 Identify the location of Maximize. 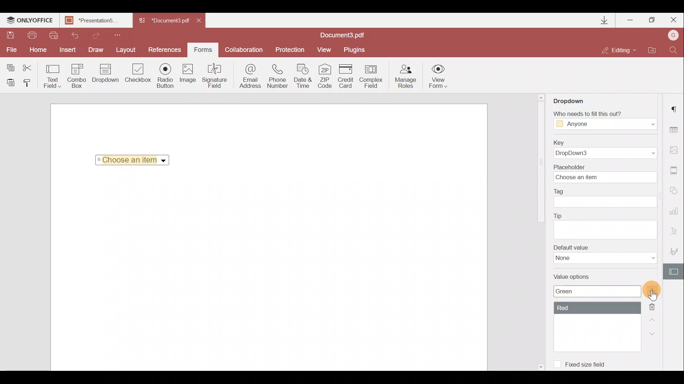
(652, 21).